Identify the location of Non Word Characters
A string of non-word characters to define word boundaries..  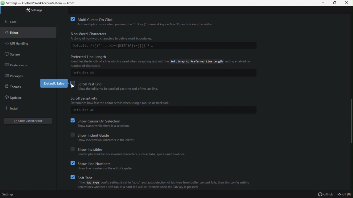
(124, 36).